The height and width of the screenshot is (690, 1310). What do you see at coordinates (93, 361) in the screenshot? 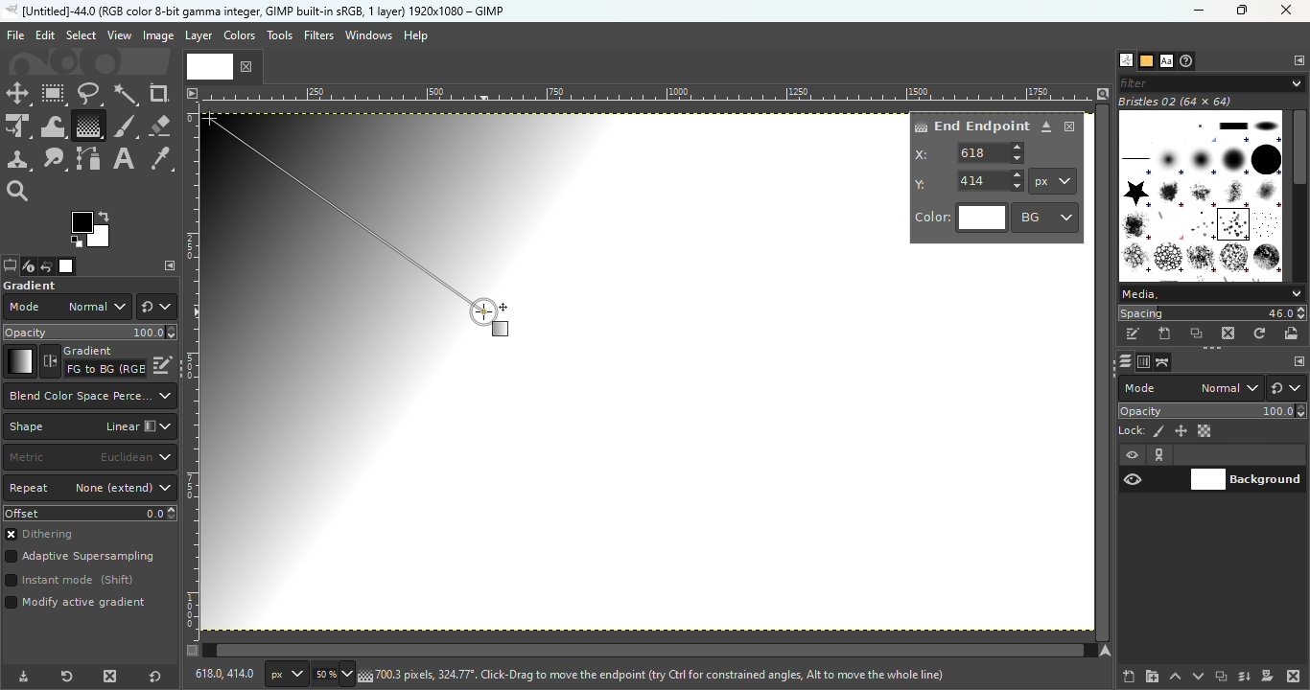
I see `Reverse` at bounding box center [93, 361].